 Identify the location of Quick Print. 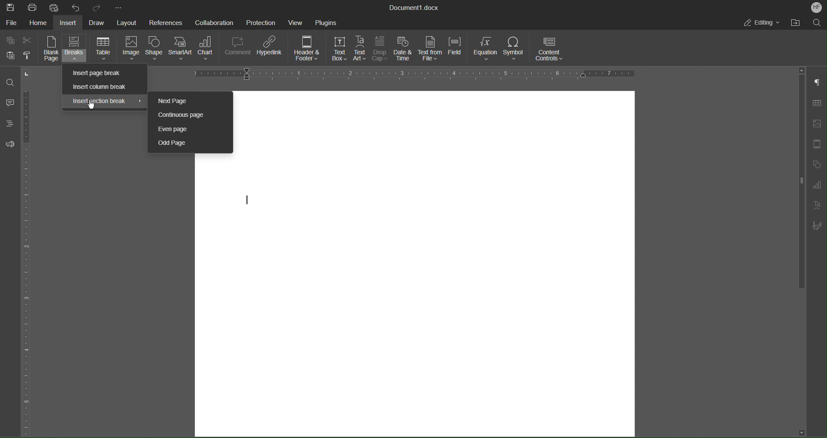
(54, 7).